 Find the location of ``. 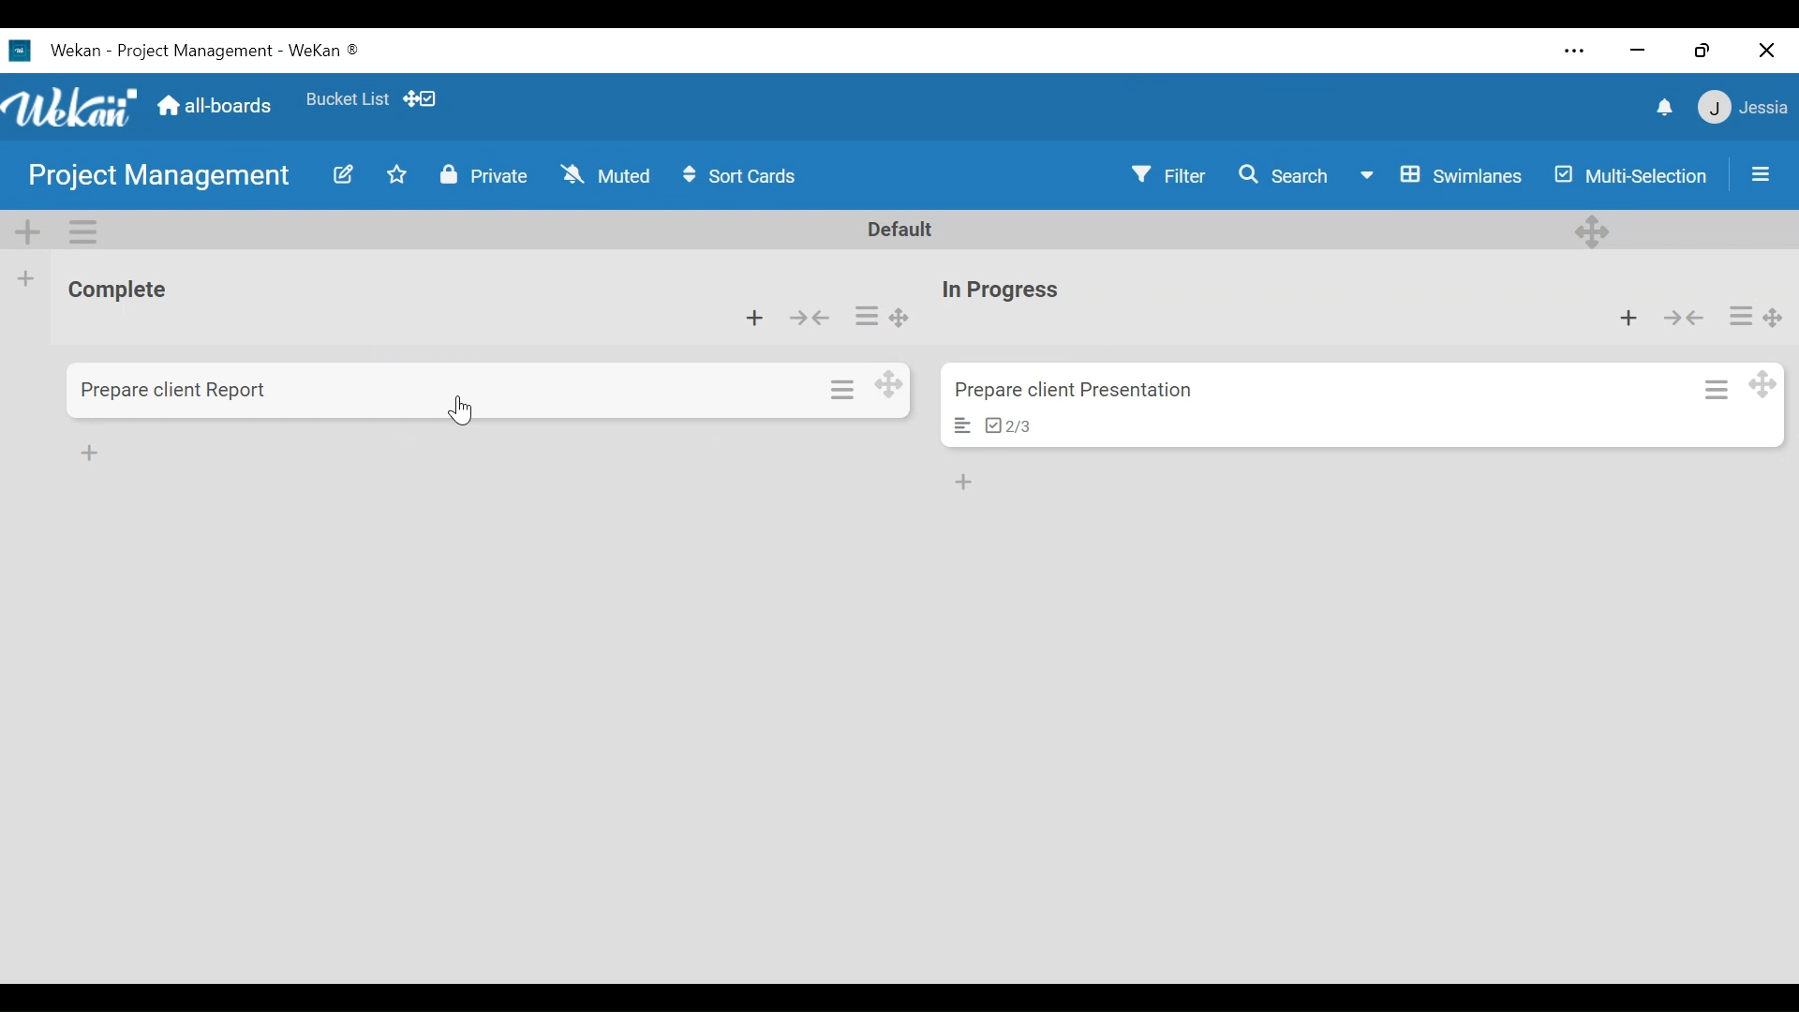

 is located at coordinates (865, 318).